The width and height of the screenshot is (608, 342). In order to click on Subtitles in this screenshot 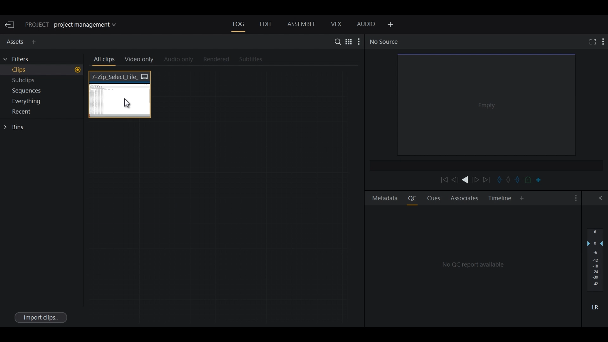, I will do `click(255, 60)`.